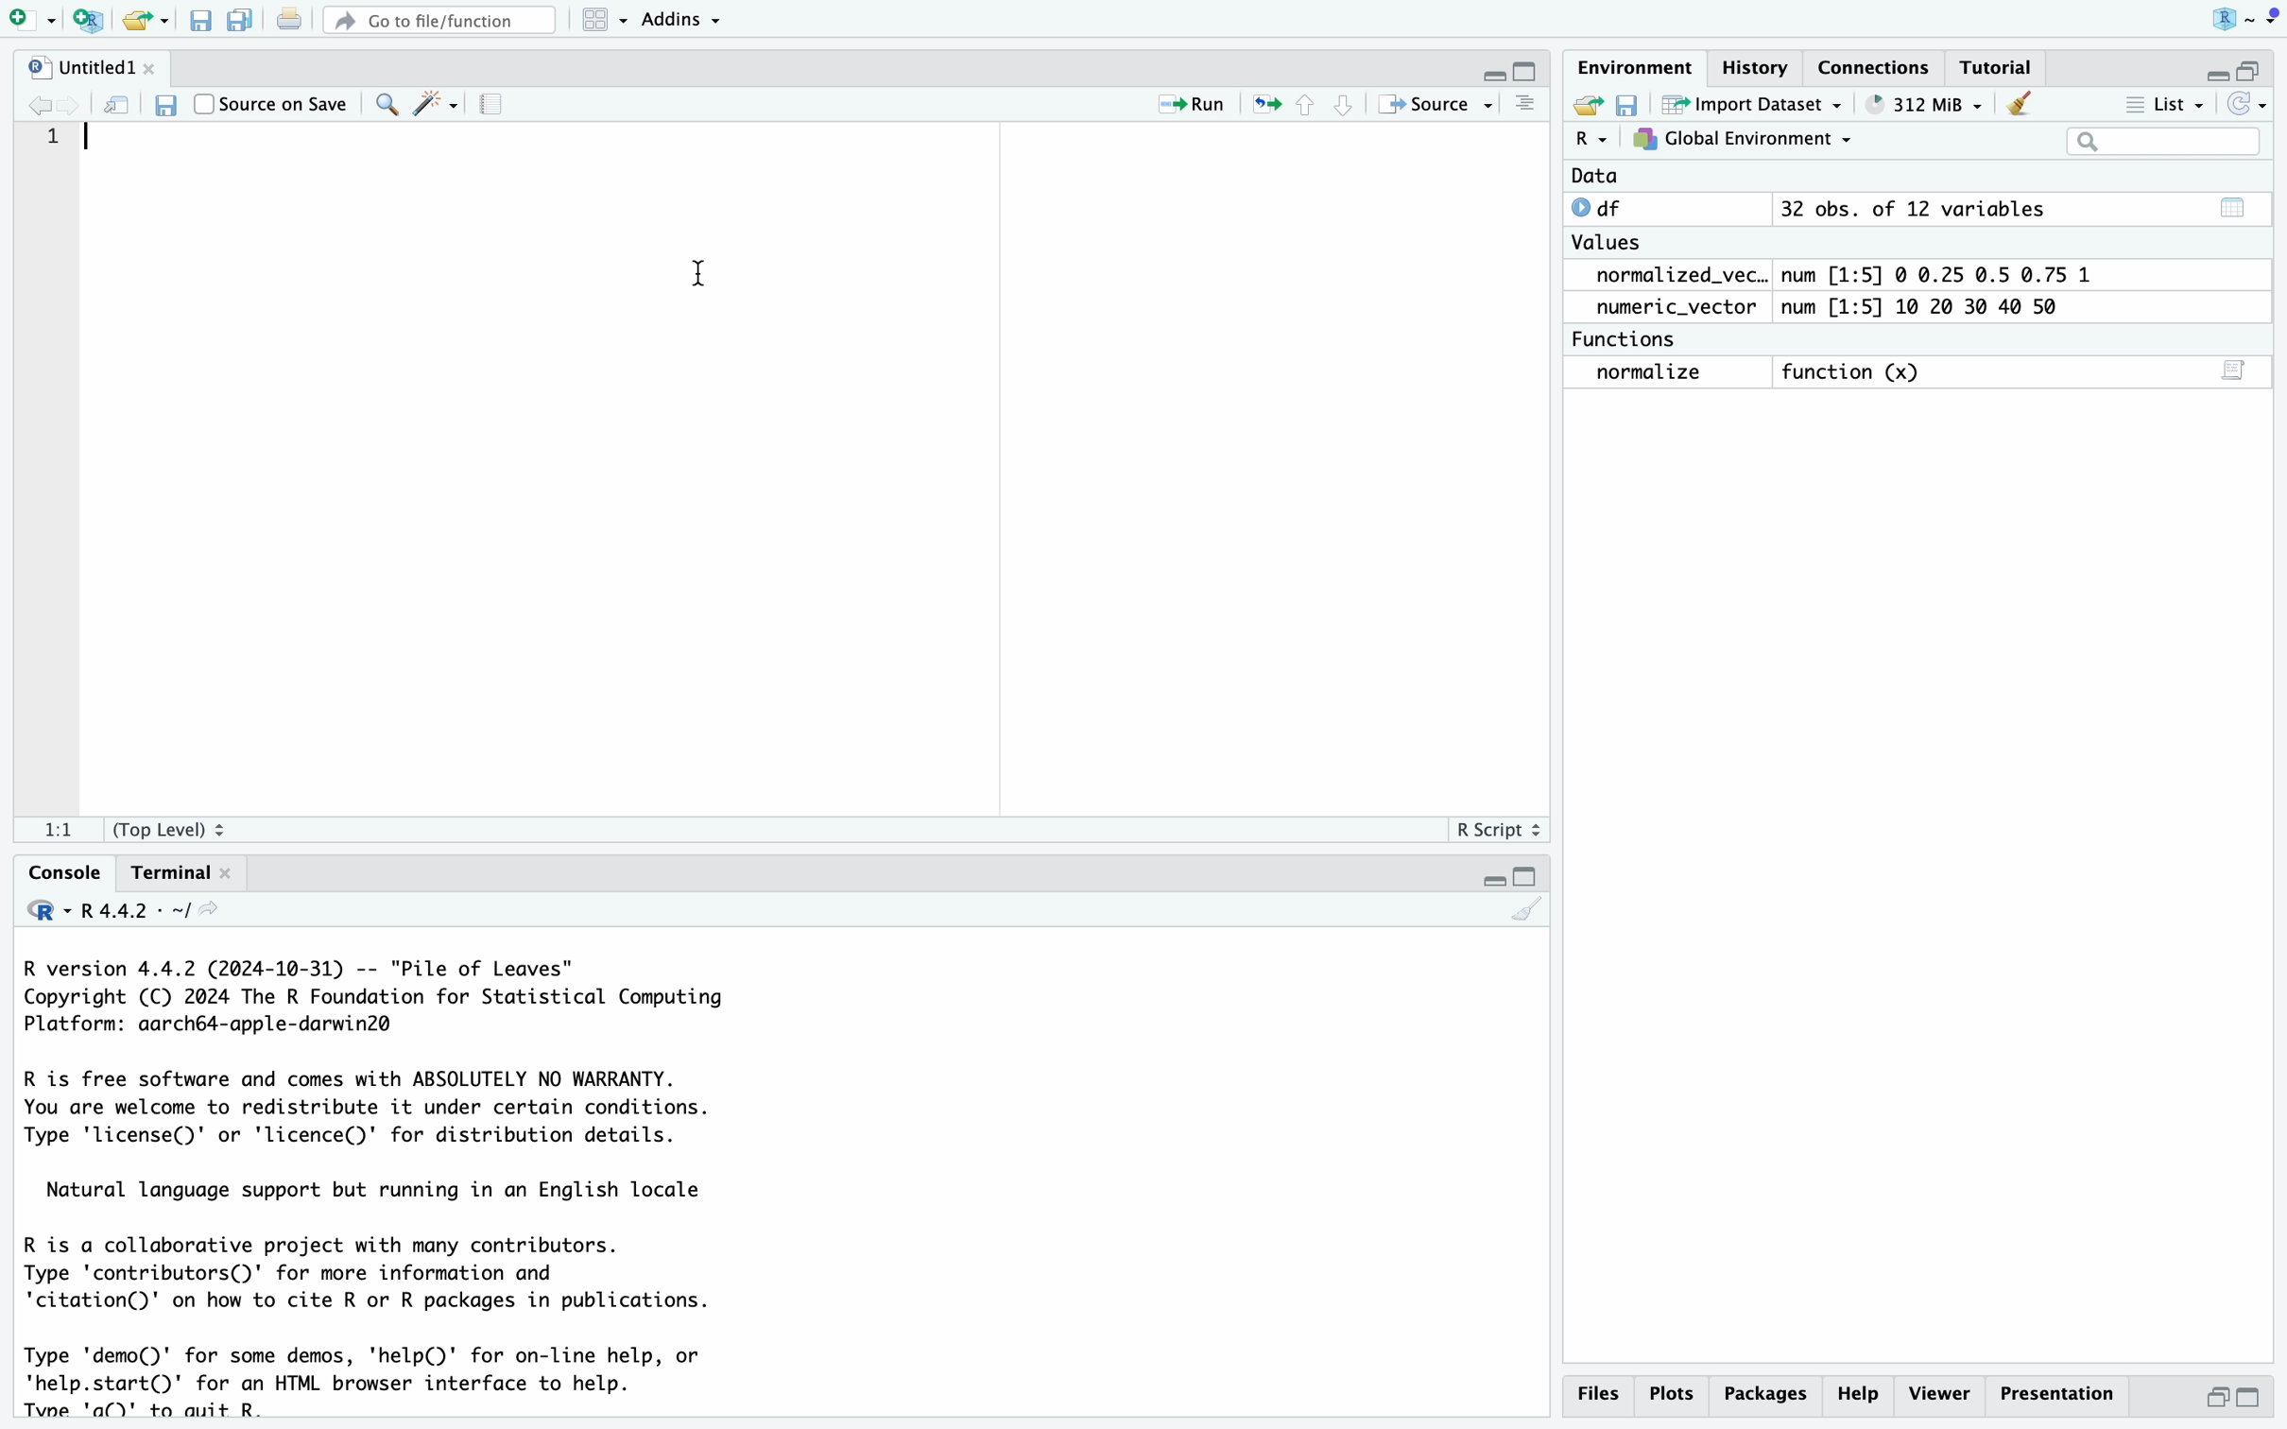  Describe the element at coordinates (2065, 1391) in the screenshot. I see `Presentation` at that location.